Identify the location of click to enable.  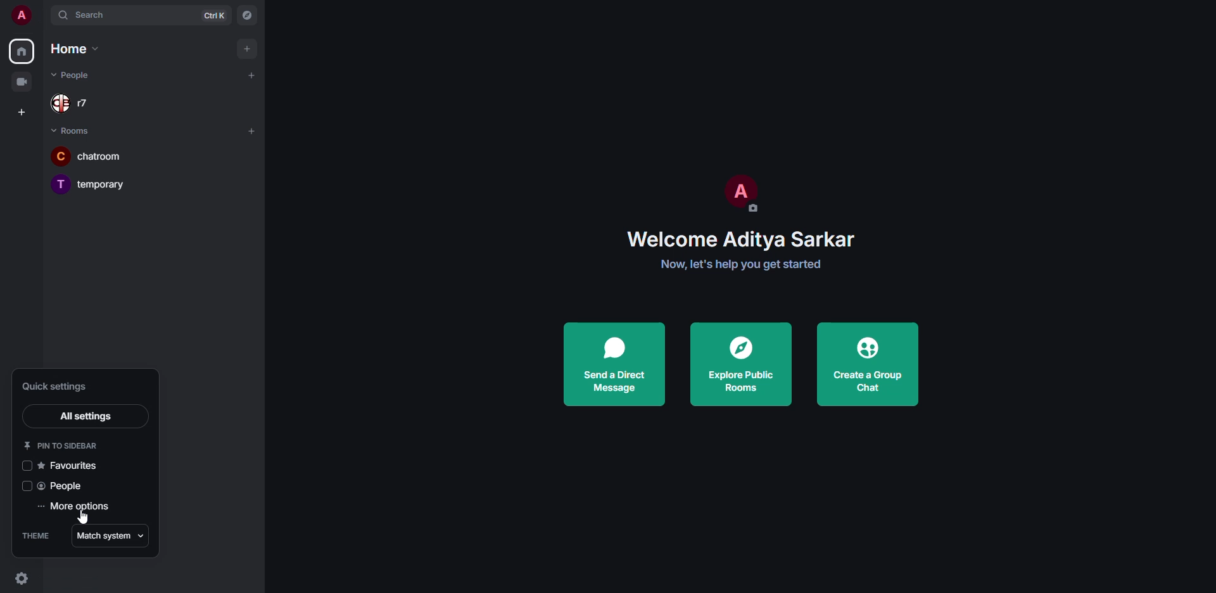
(28, 466).